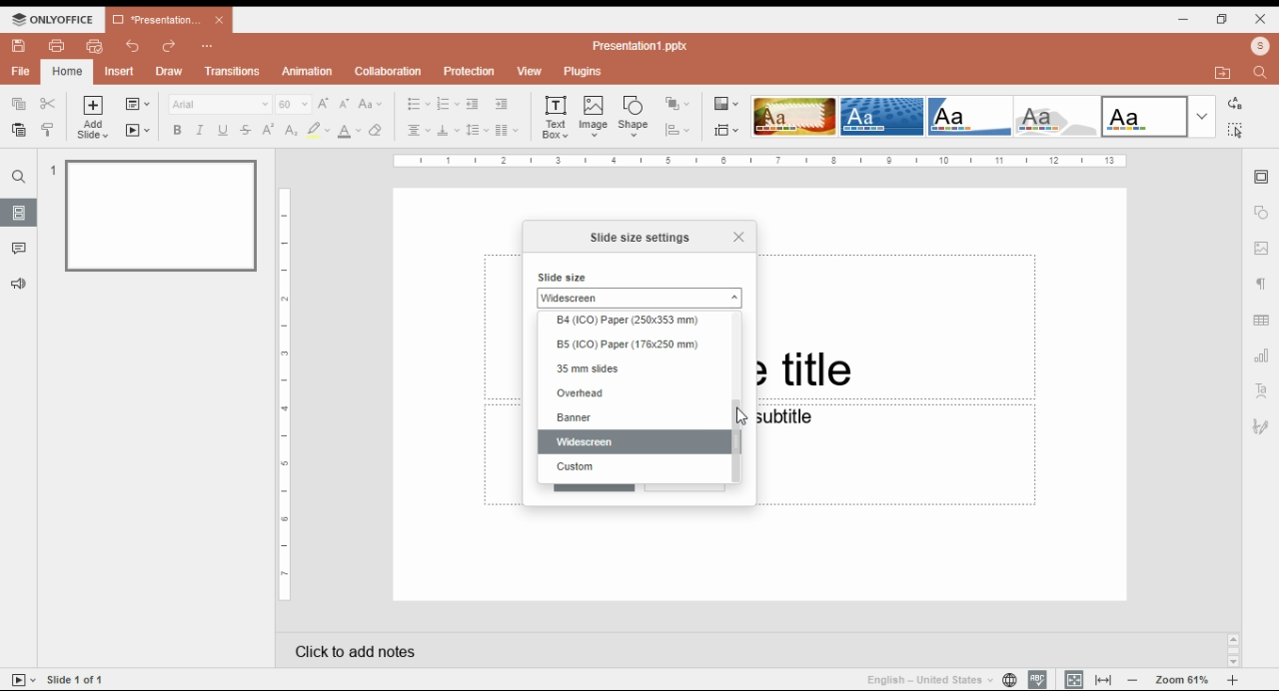 Image resolution: width=1279 pixels, height=691 pixels. I want to click on click add notes, so click(352, 647).